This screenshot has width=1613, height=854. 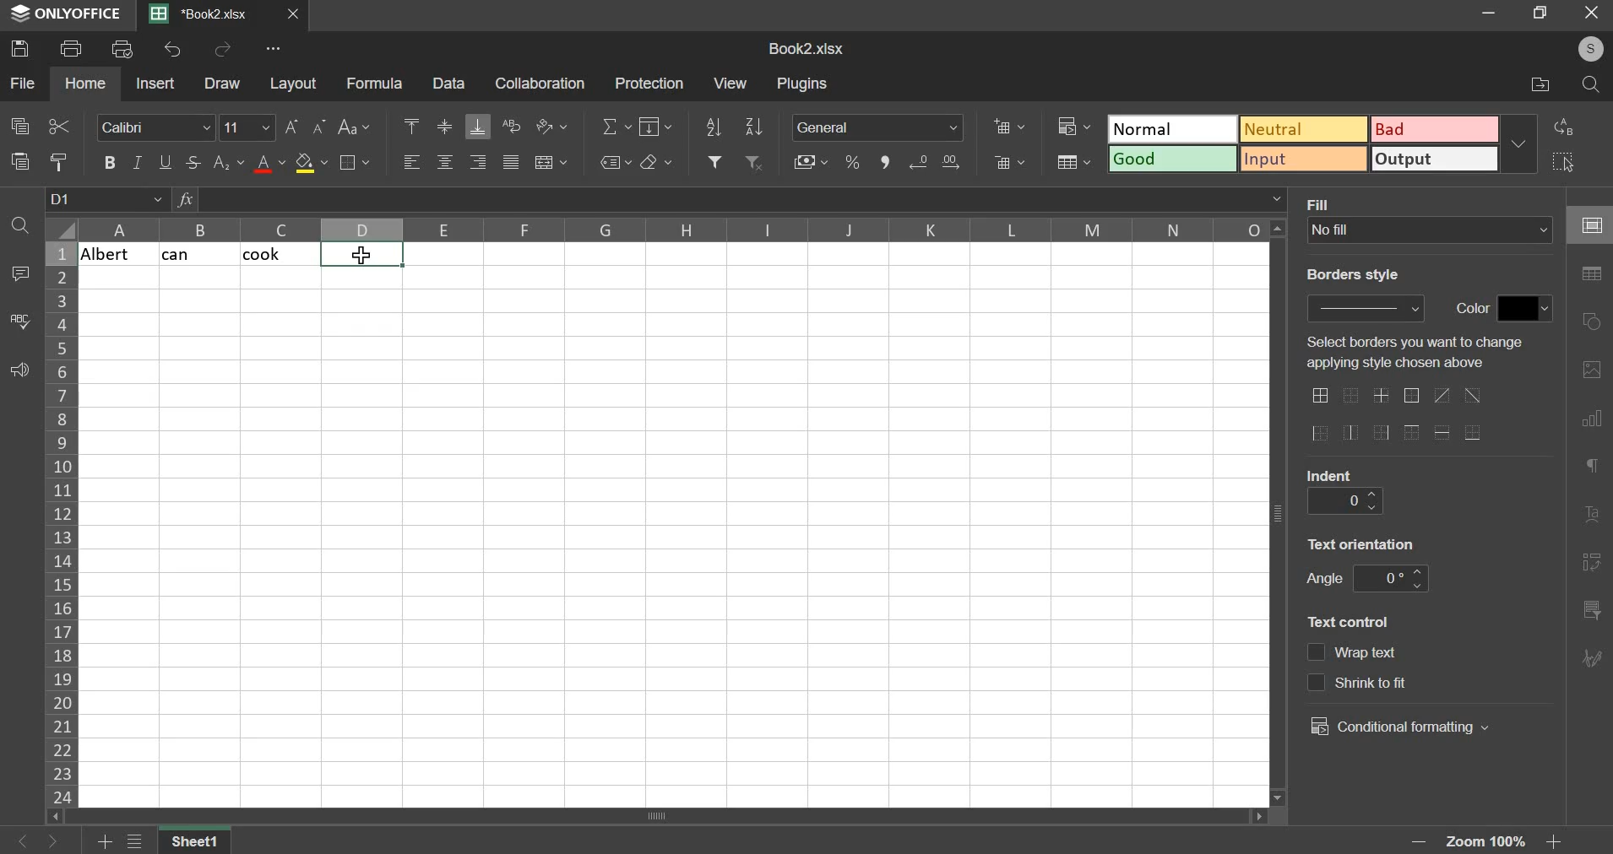 What do you see at coordinates (360, 256) in the screenshot?
I see `selected cells ` at bounding box center [360, 256].